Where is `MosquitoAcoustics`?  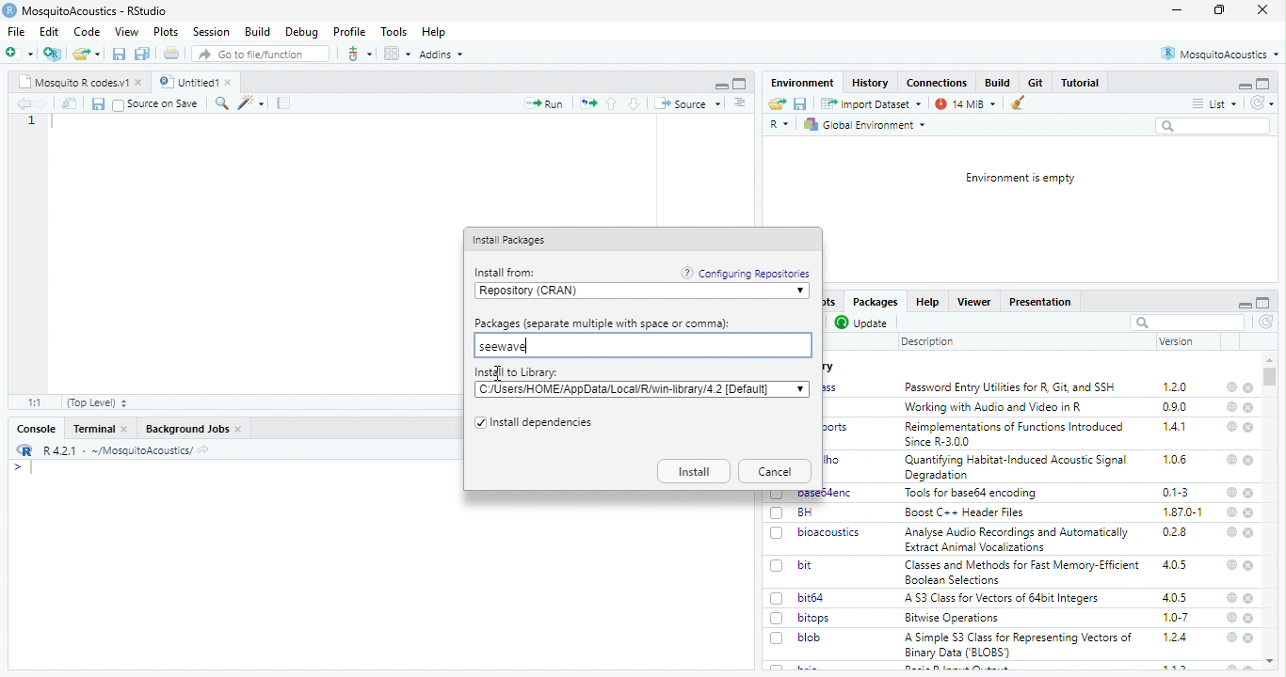 MosquitoAcoustics is located at coordinates (1219, 54).